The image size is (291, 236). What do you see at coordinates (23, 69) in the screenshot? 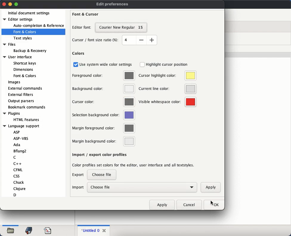
I see `dimensions` at bounding box center [23, 69].